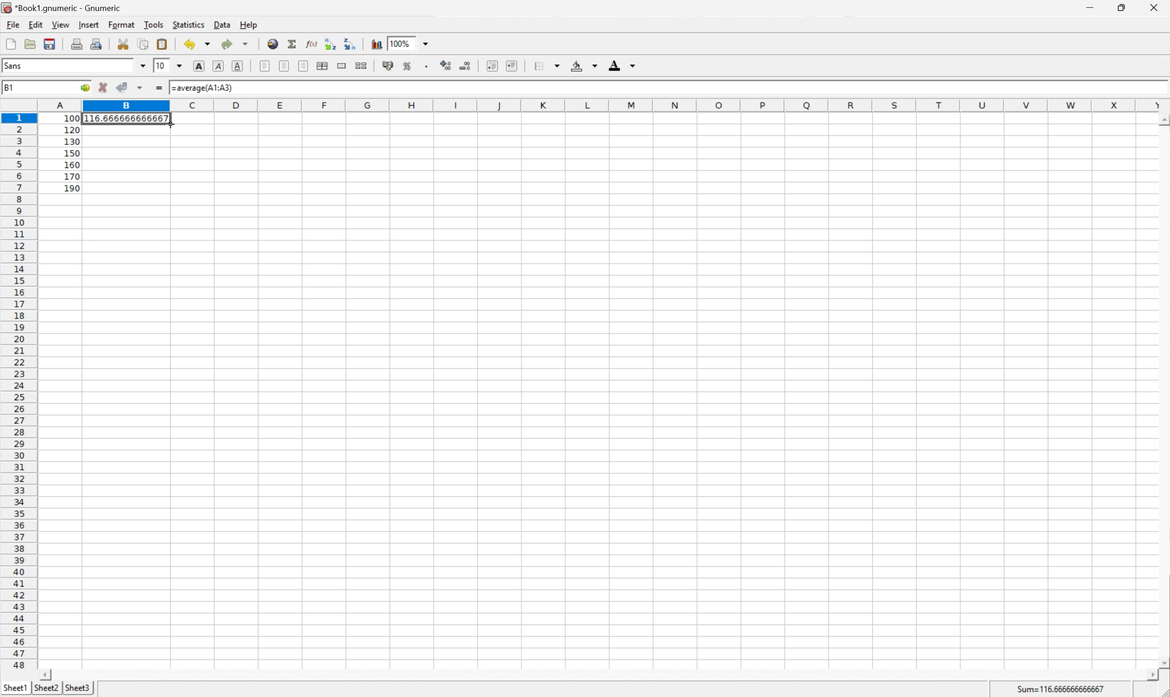  I want to click on Sort the selected region in descending order based on the first column selected, so click(351, 44).